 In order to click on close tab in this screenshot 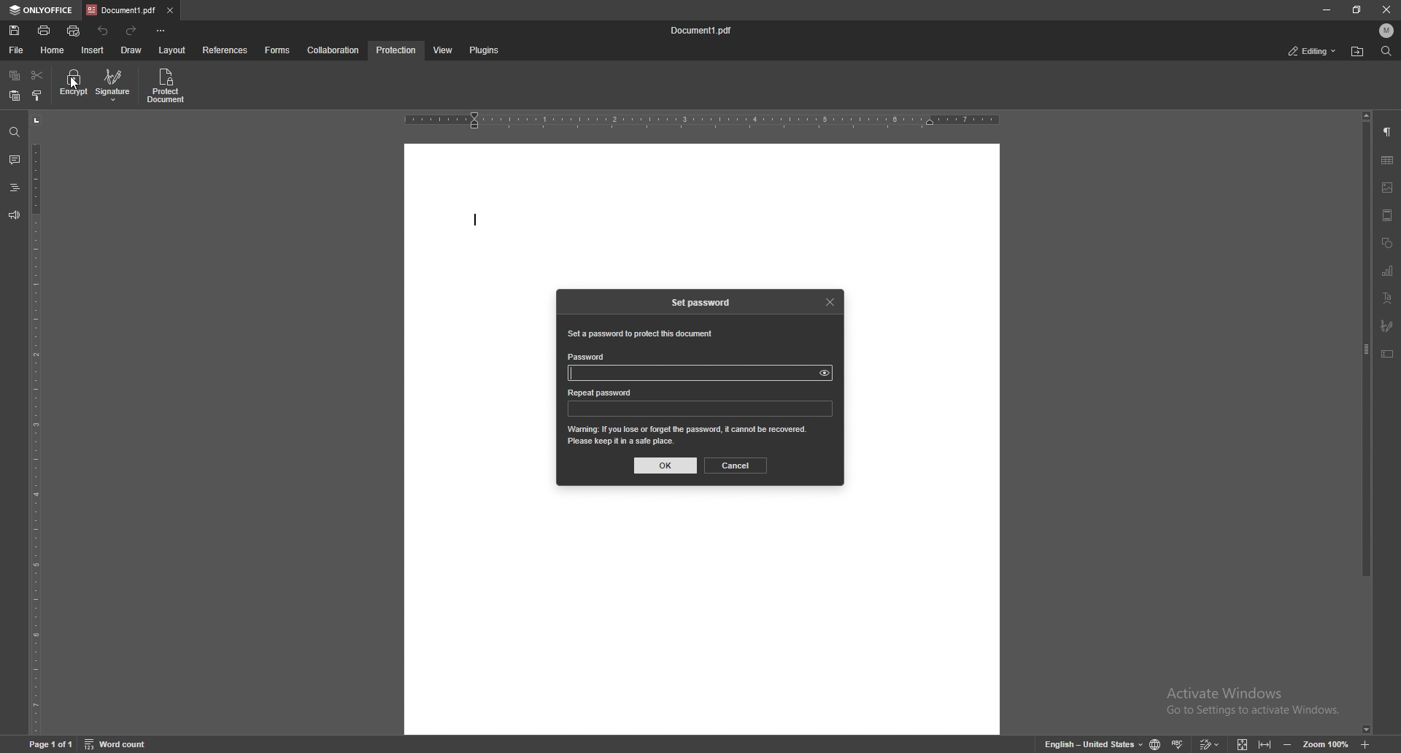, I will do `click(170, 9)`.